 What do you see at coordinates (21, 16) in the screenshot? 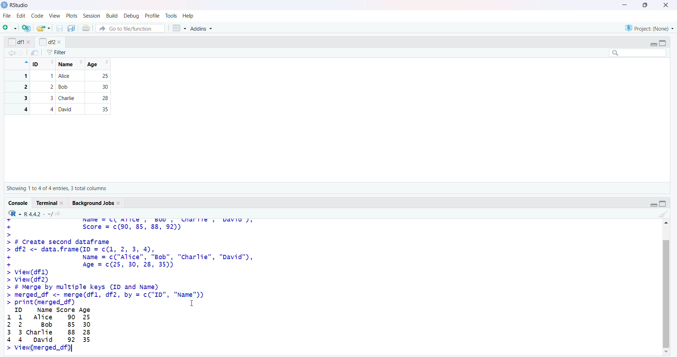
I see `edit` at bounding box center [21, 16].